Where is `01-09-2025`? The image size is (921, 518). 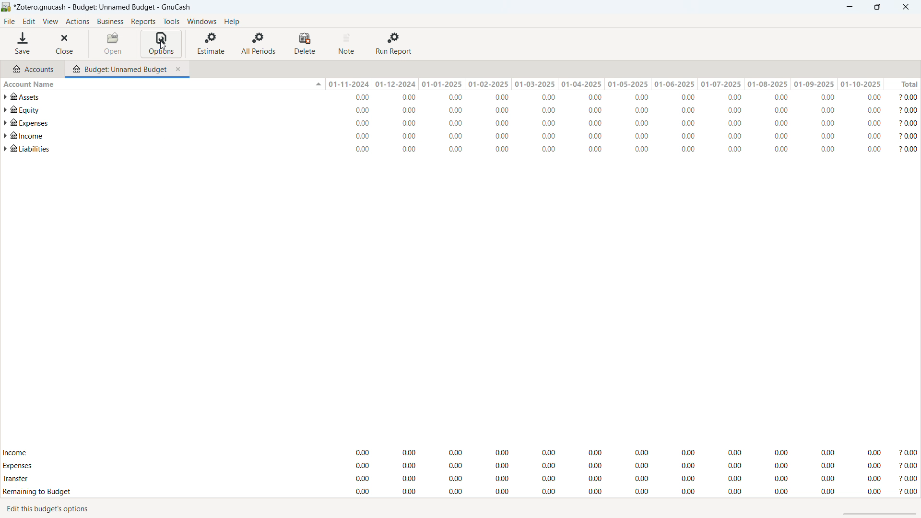 01-09-2025 is located at coordinates (815, 84).